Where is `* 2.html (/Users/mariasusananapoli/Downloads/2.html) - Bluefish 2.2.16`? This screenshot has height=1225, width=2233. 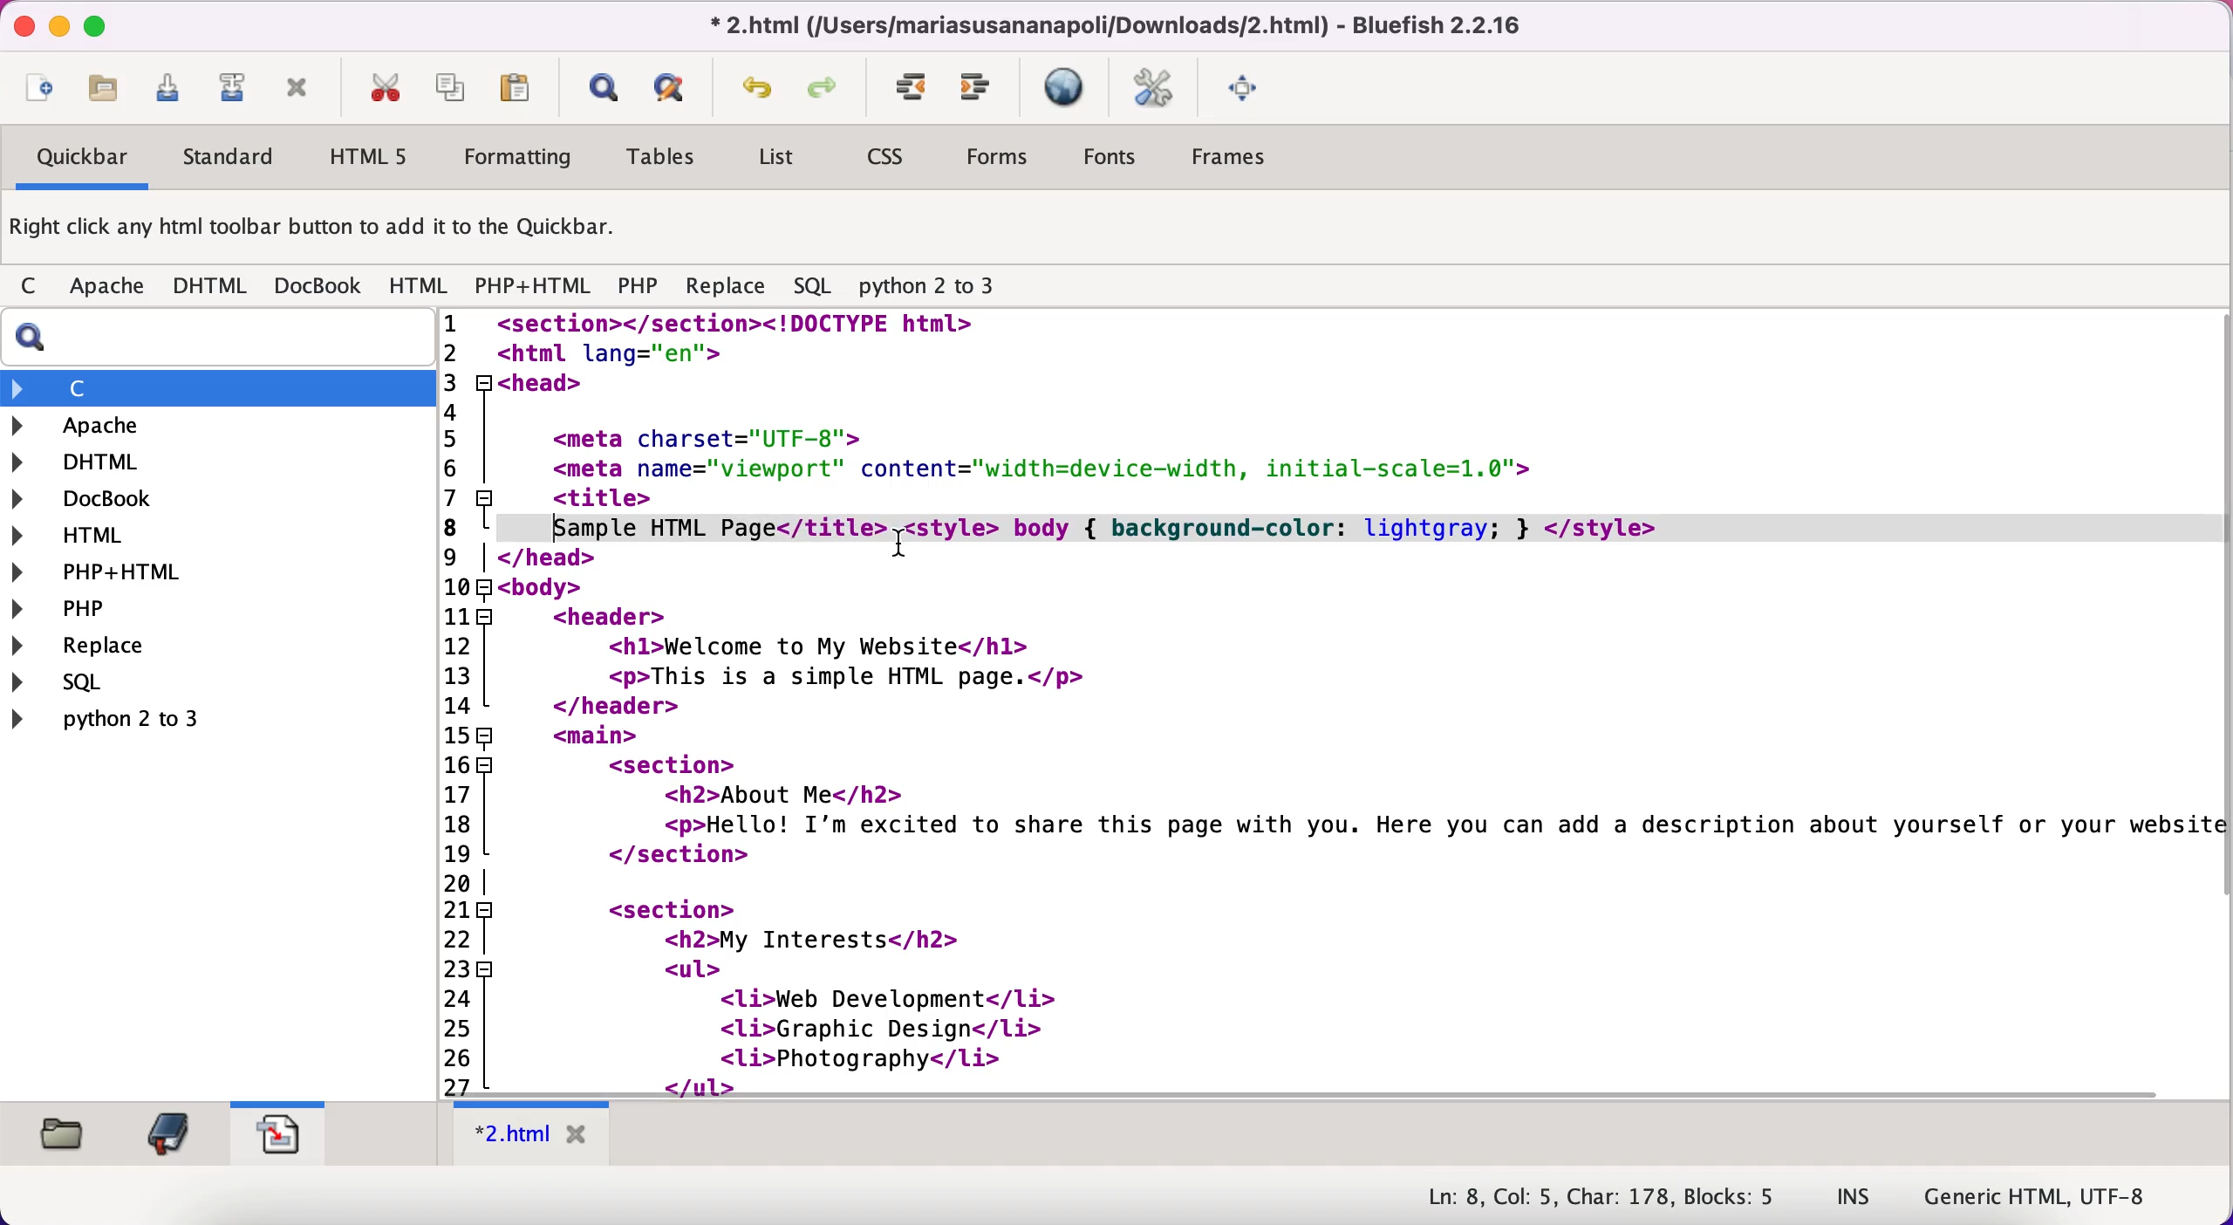
* 2.html (/Users/mariasusananapoli/Downloads/2.html) - Bluefish 2.2.16 is located at coordinates (1110, 24).